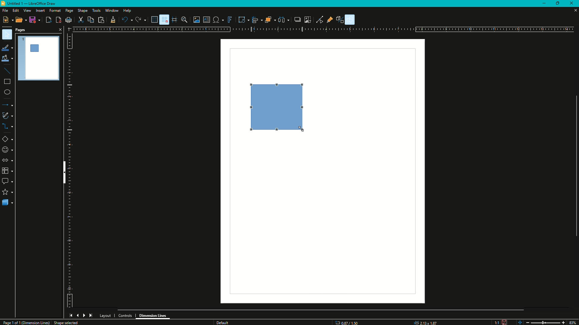 The width and height of the screenshot is (579, 325). What do you see at coordinates (113, 20) in the screenshot?
I see `Clone Formatting` at bounding box center [113, 20].